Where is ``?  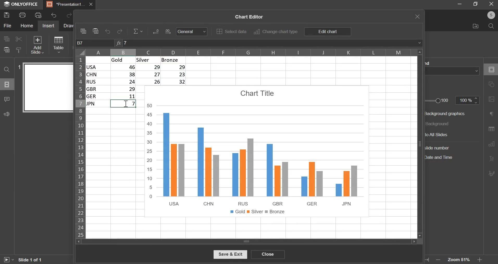
 is located at coordinates (155, 32).